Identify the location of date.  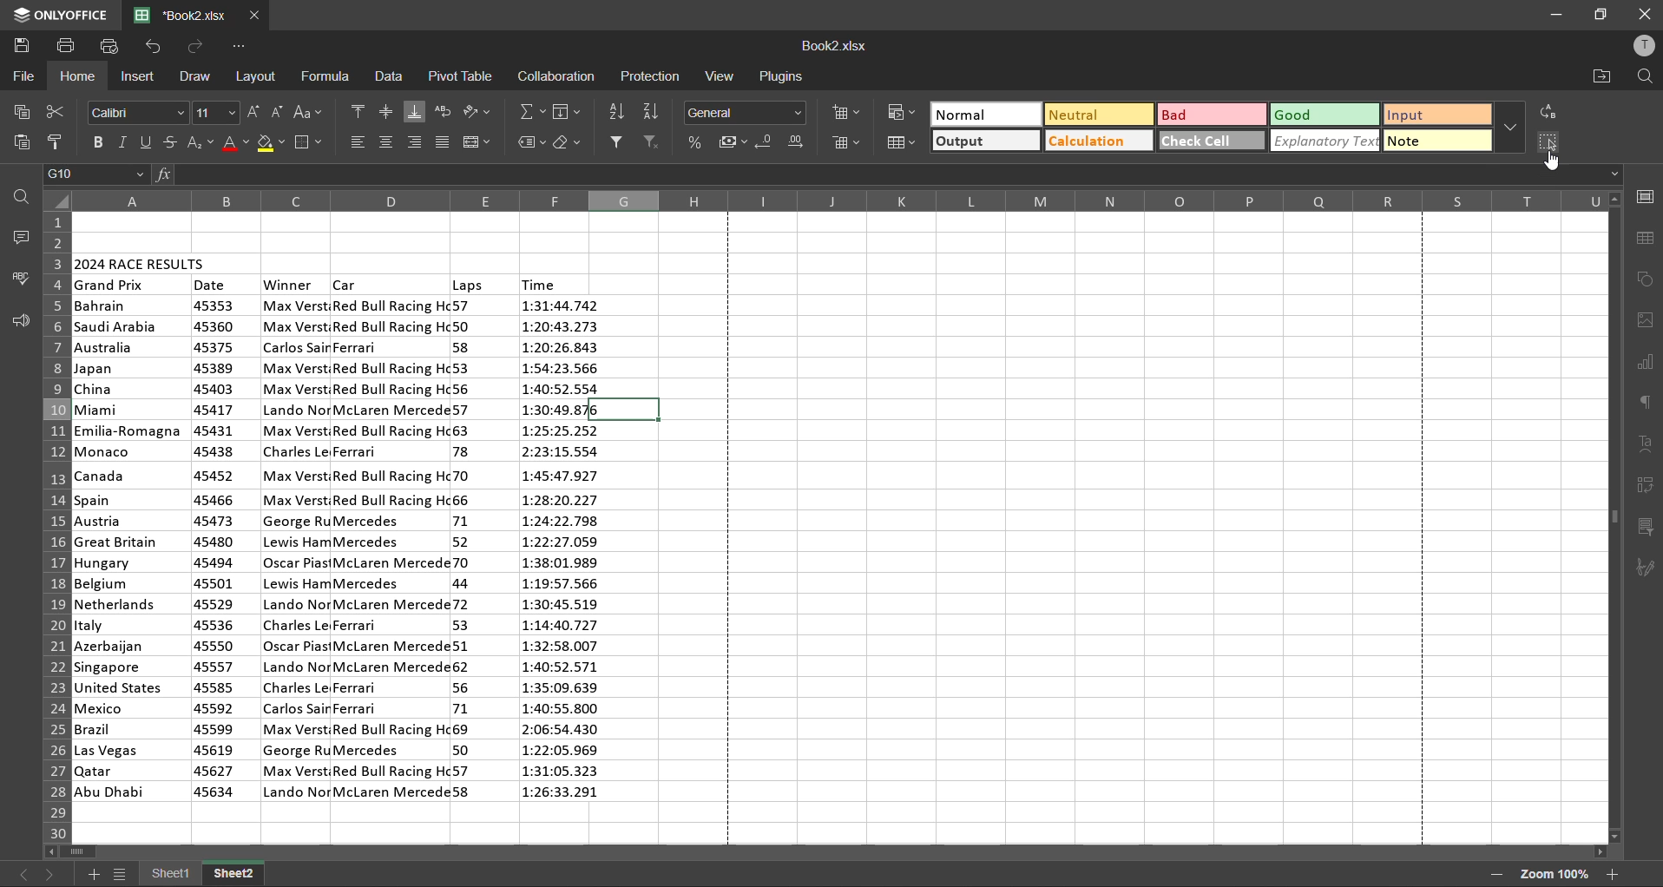
(215, 285).